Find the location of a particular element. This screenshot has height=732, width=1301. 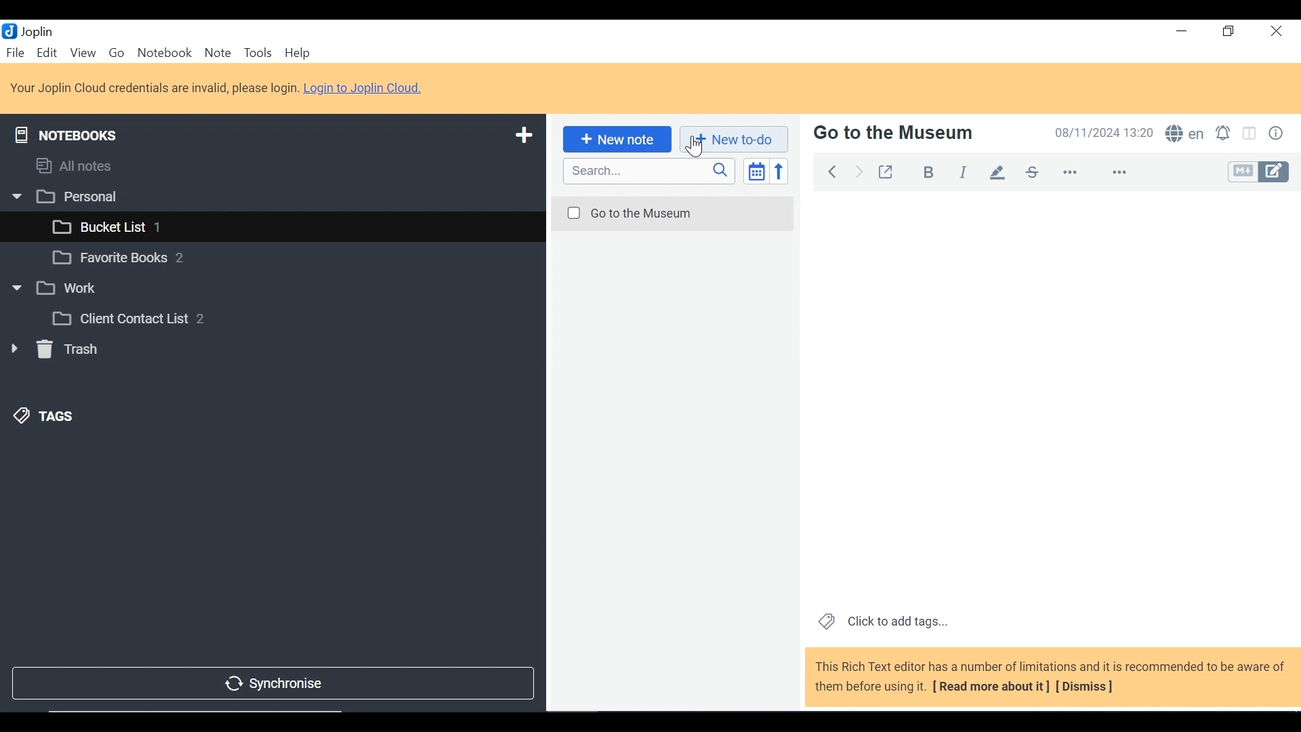

SEARCH is located at coordinates (650, 171).